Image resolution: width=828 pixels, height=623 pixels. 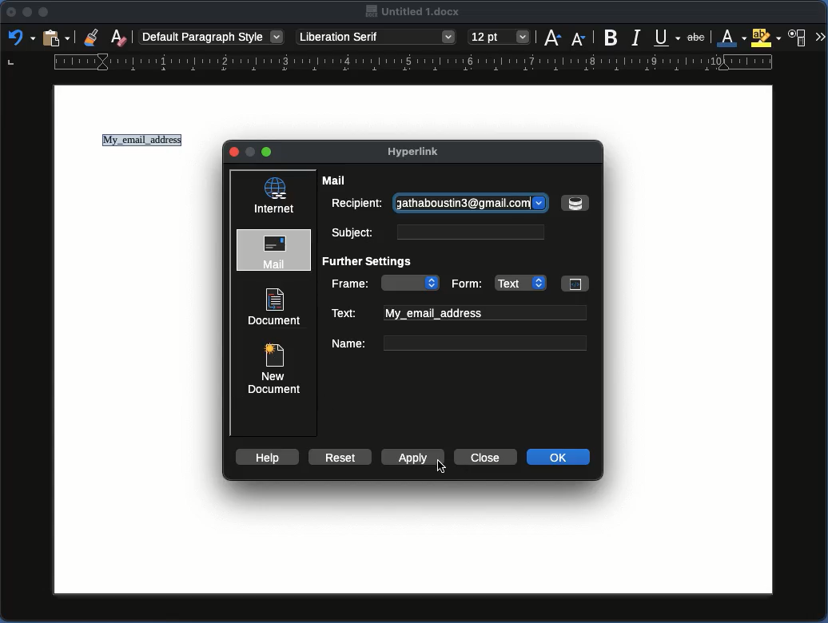 I want to click on Clone formatting, so click(x=92, y=37).